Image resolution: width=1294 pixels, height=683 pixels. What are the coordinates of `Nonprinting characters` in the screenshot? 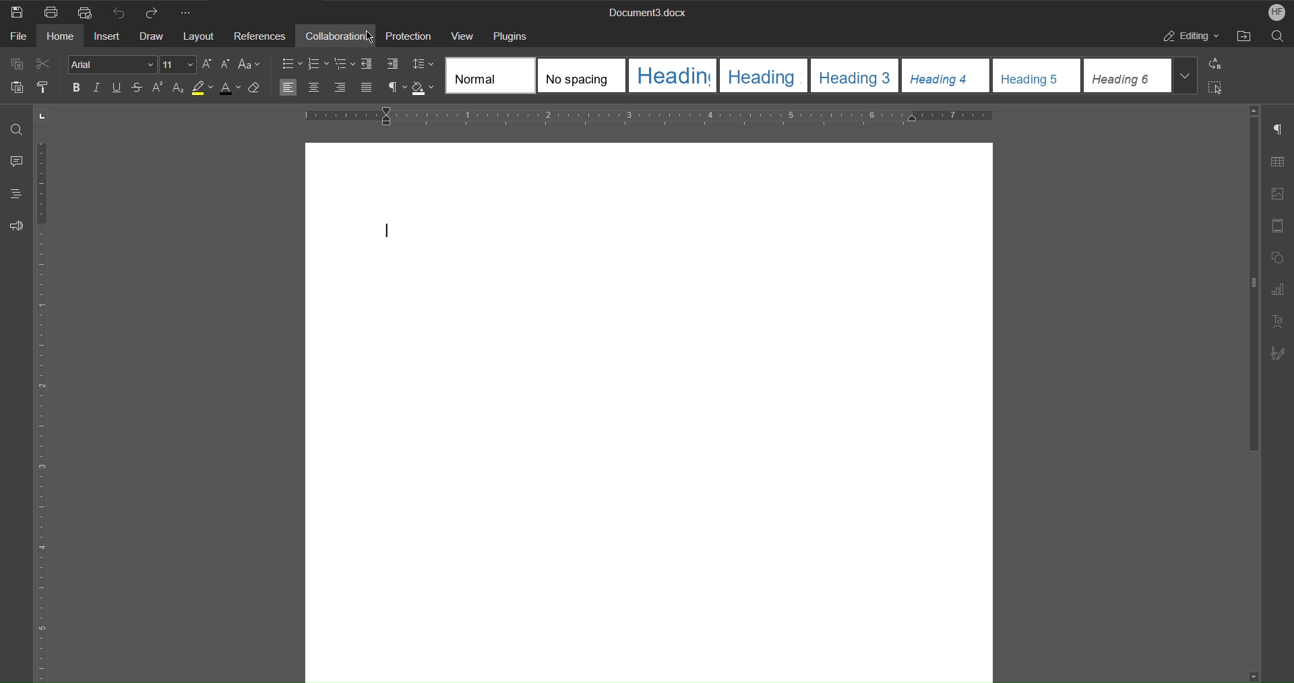 It's located at (398, 87).